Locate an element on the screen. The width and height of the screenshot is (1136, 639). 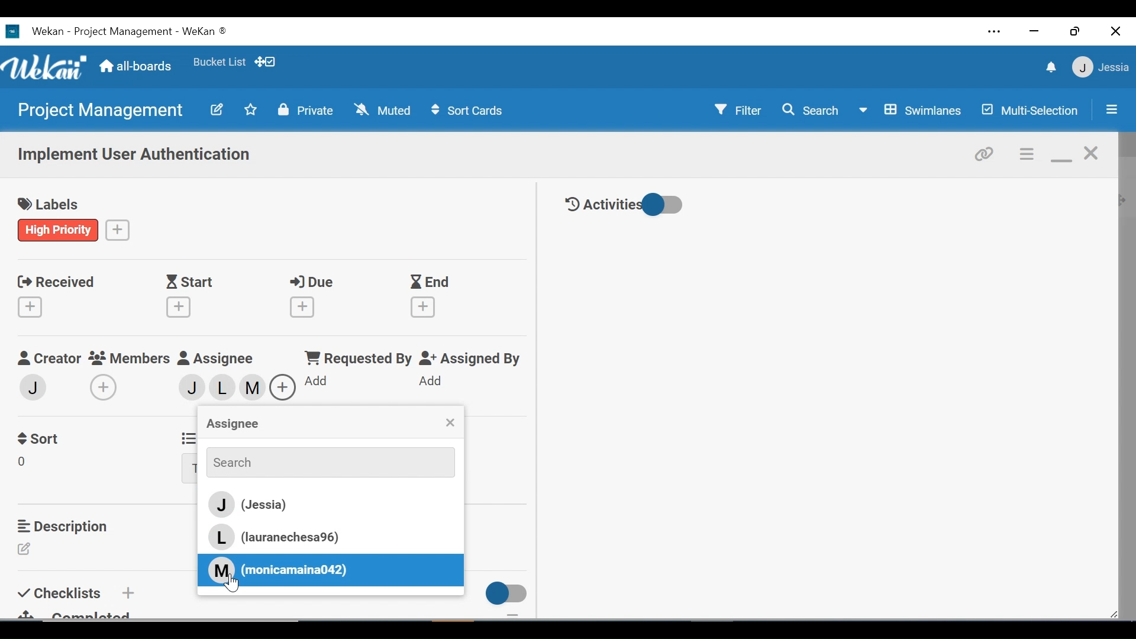
Implement User Authentication is located at coordinates (135, 156).